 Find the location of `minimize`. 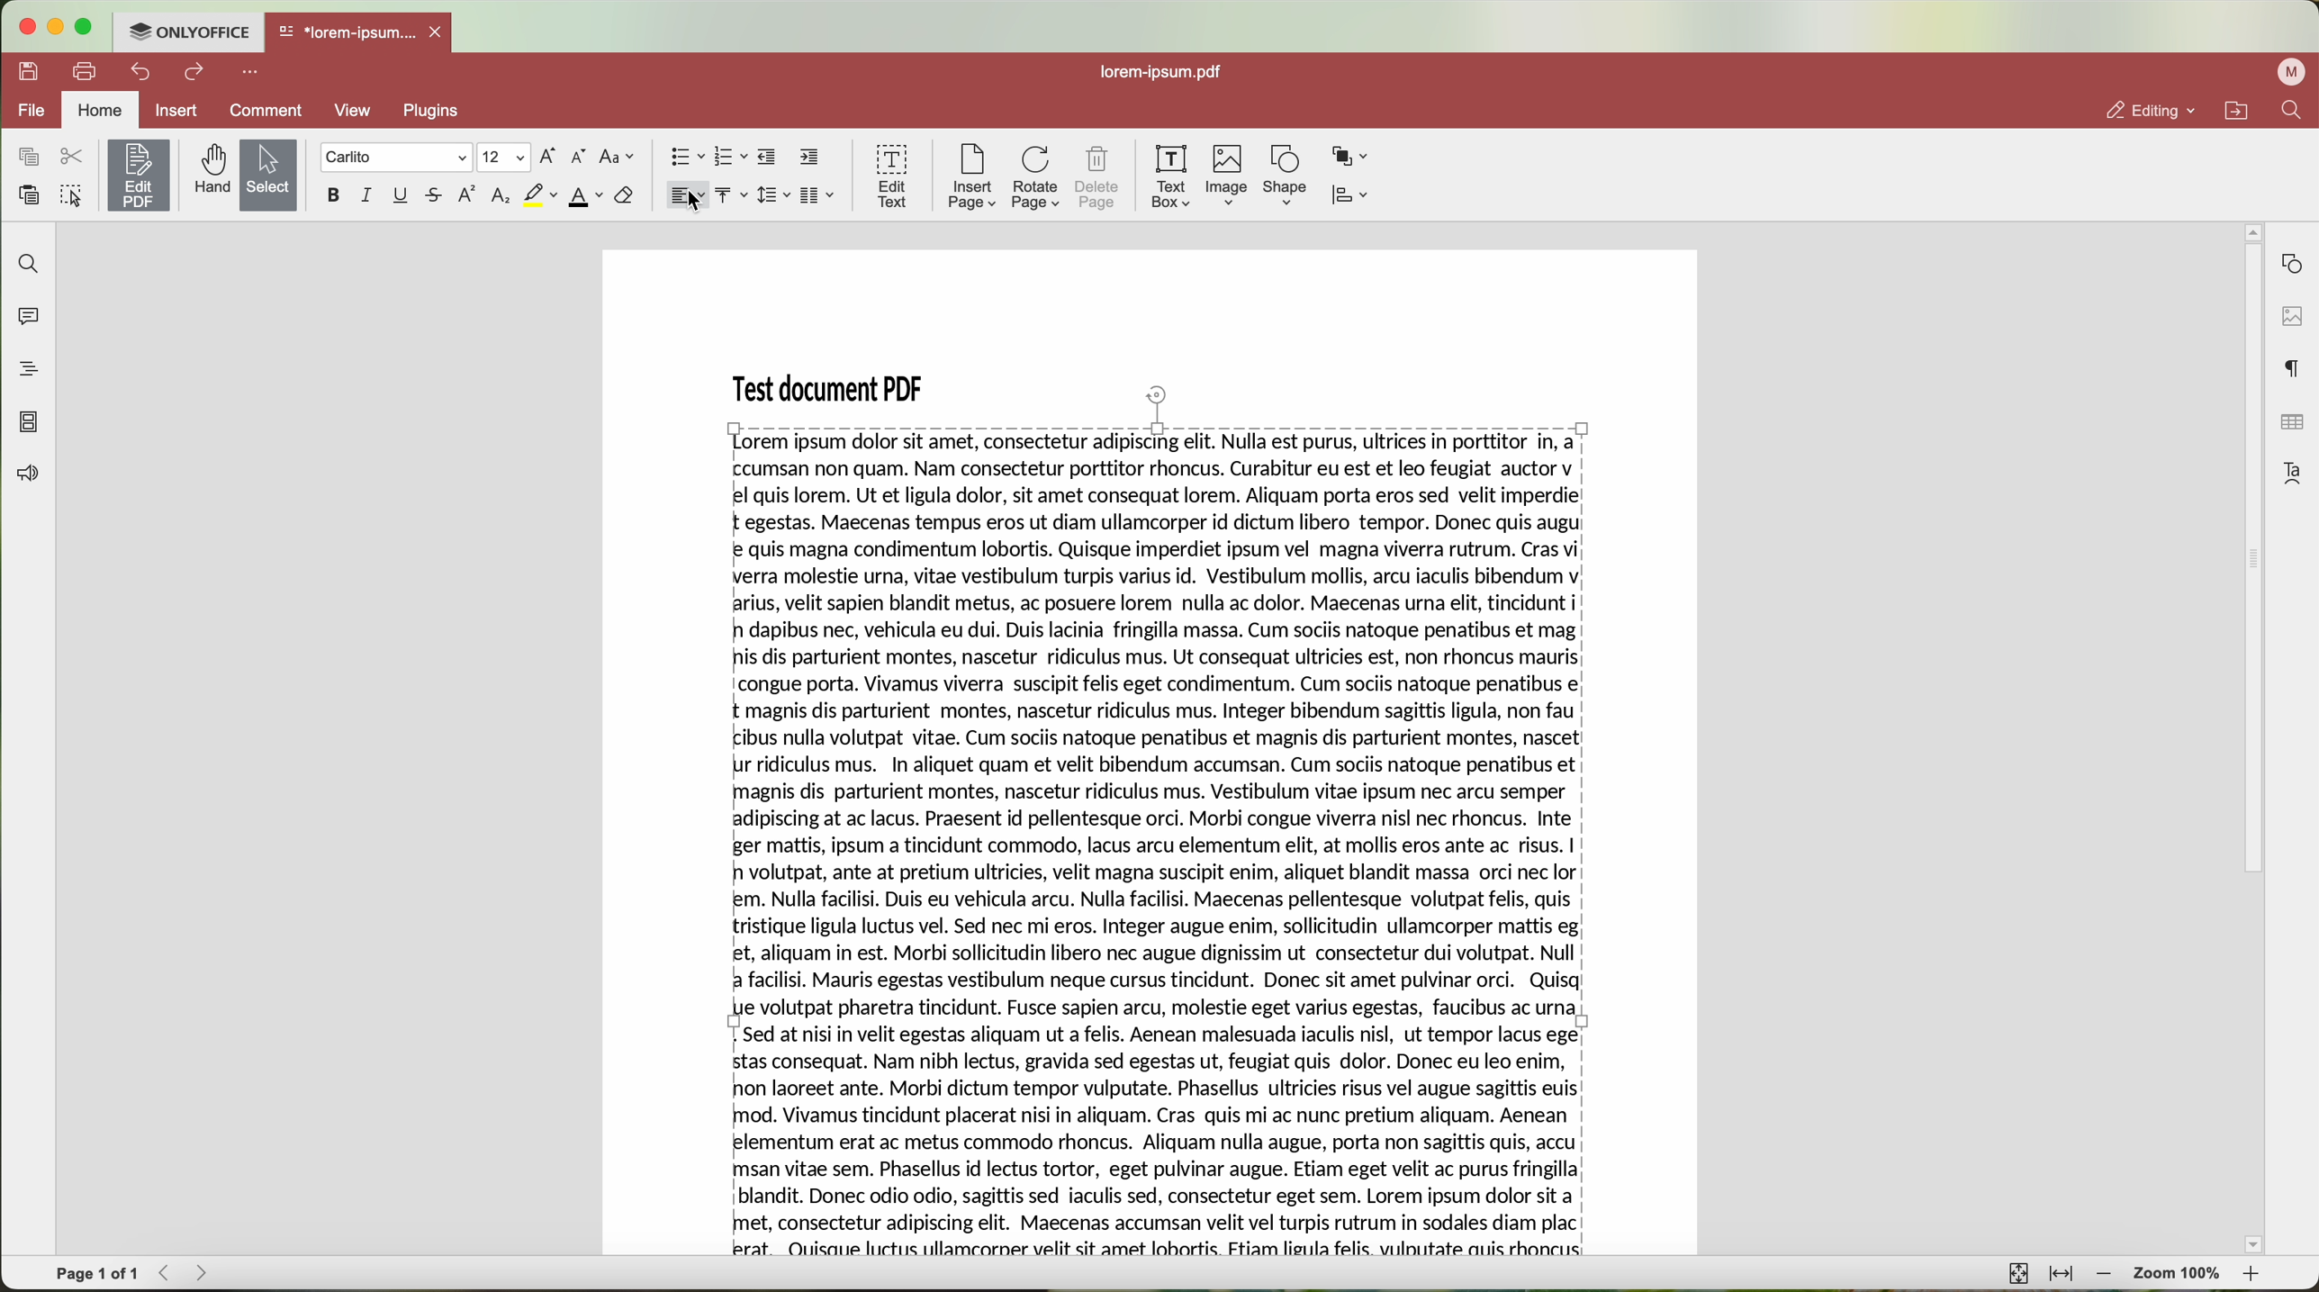

minimize is located at coordinates (59, 24).